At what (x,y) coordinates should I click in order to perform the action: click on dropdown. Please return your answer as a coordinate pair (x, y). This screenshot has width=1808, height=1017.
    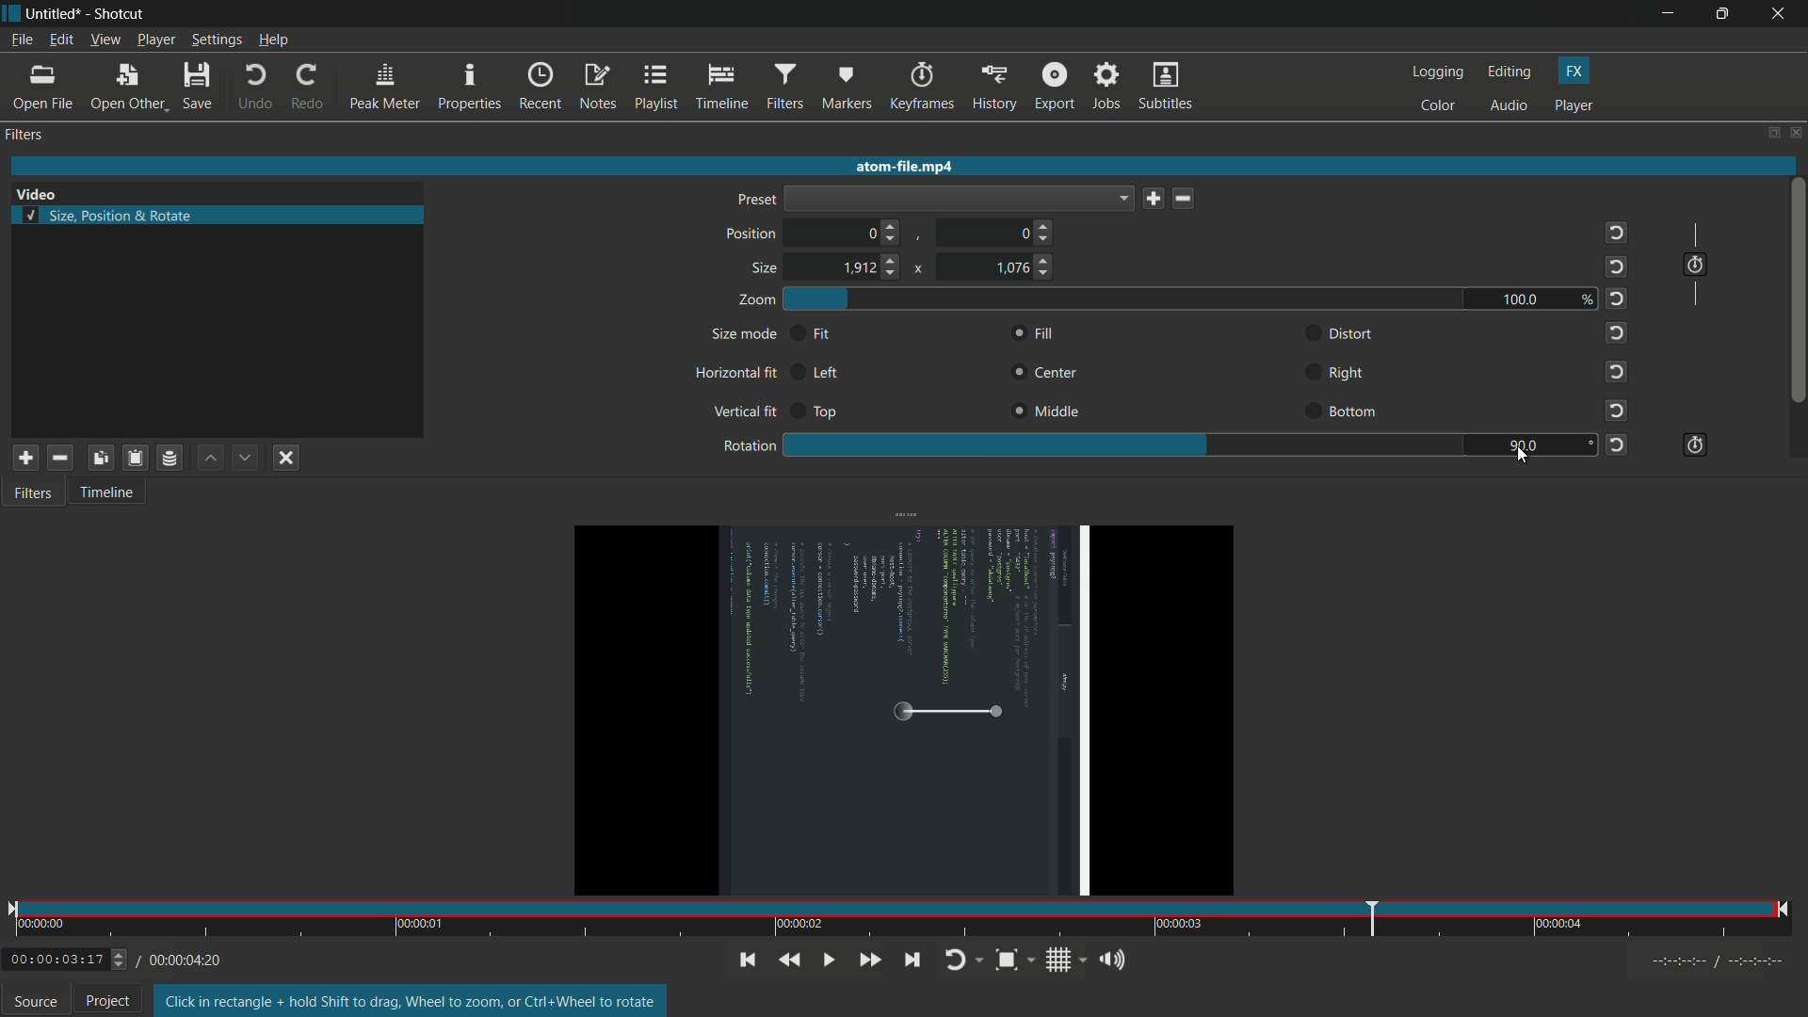
    Looking at the image, I should click on (960, 198).